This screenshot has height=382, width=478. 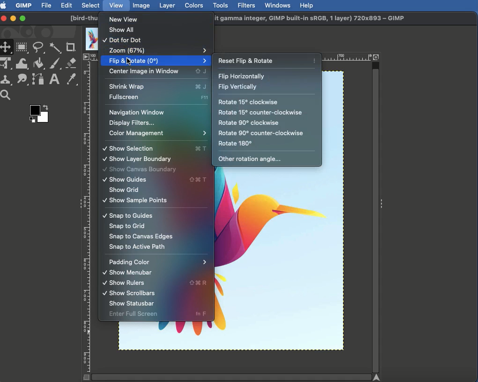 What do you see at coordinates (376, 217) in the screenshot?
I see `vertical Scrollbar` at bounding box center [376, 217].